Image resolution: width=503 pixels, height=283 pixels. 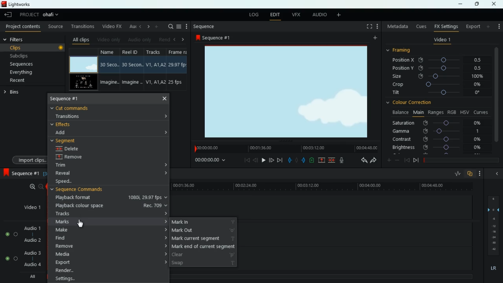 I want to click on brightness, so click(x=436, y=147).